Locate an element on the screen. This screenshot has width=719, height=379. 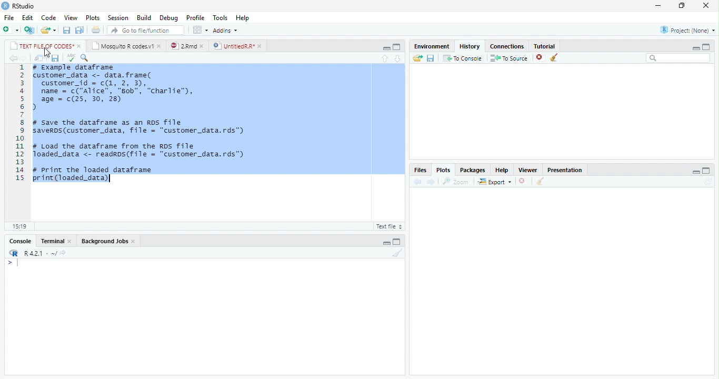
open folder is located at coordinates (418, 58).